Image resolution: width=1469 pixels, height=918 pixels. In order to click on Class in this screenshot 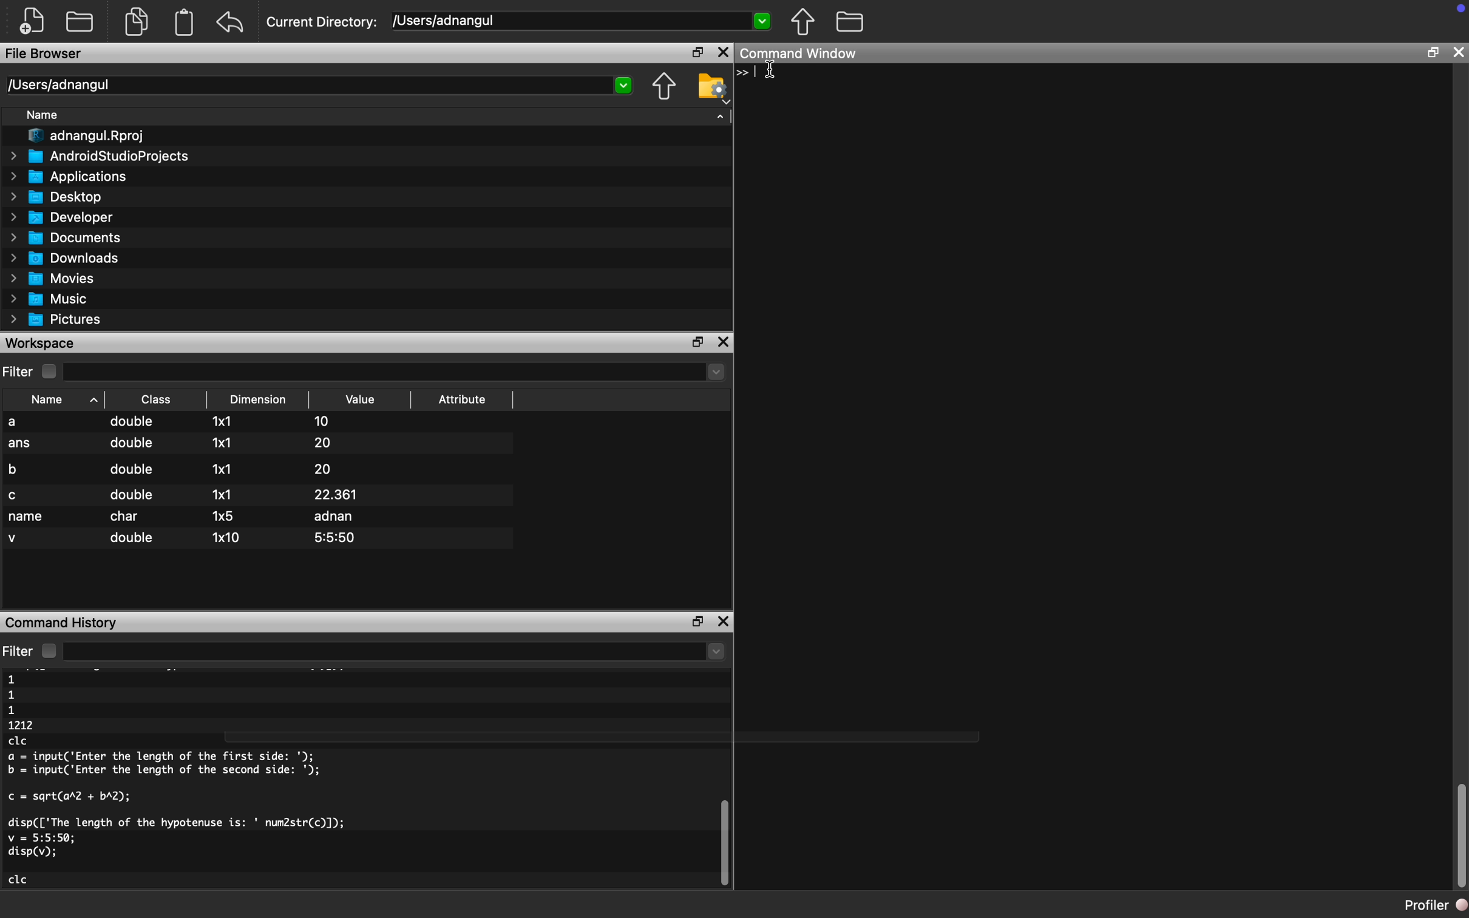, I will do `click(157, 398)`.